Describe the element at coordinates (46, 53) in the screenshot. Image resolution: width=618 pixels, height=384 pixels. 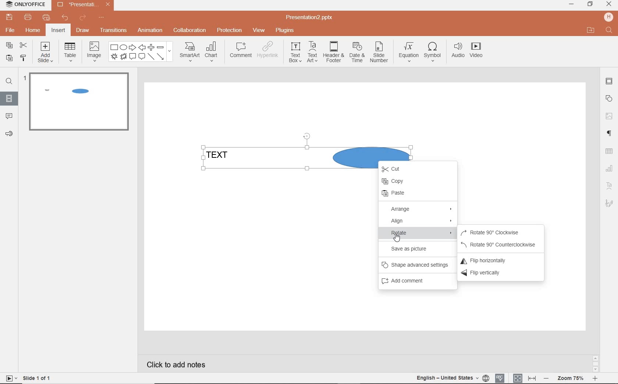
I see `add slide` at that location.